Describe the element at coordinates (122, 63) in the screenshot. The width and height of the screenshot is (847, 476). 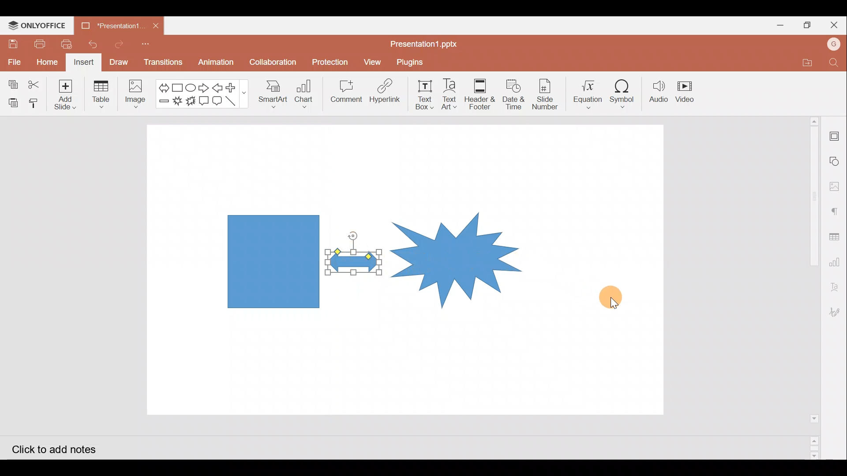
I see `Draw` at that location.